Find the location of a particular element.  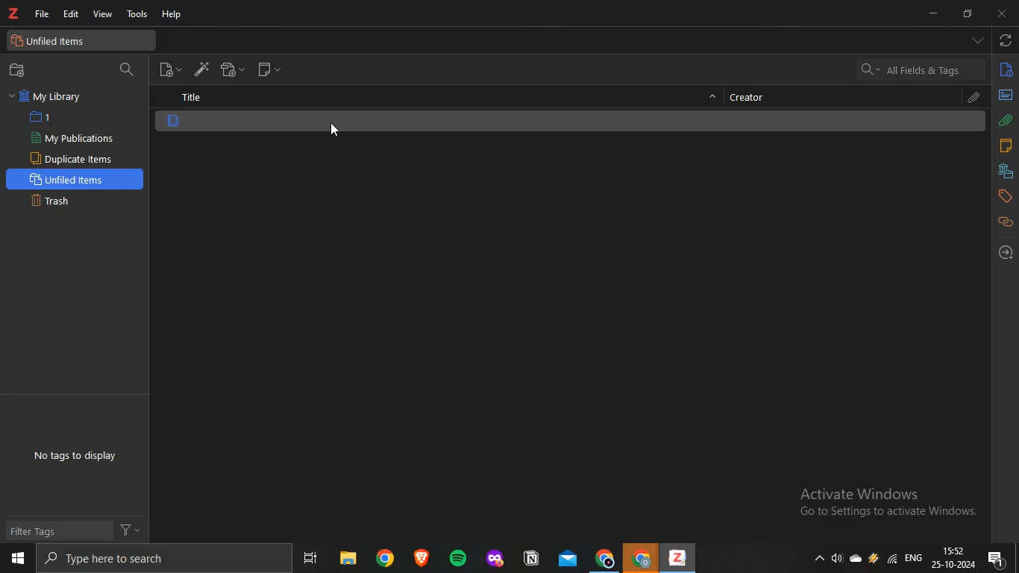

1 is located at coordinates (43, 117).